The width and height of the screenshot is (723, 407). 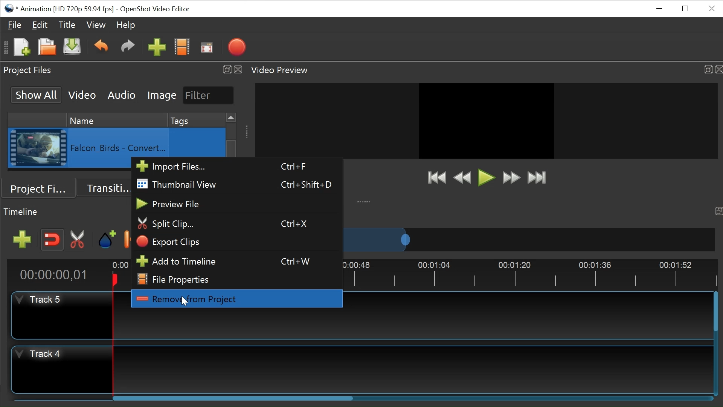 I want to click on Split Clip, so click(x=236, y=224).